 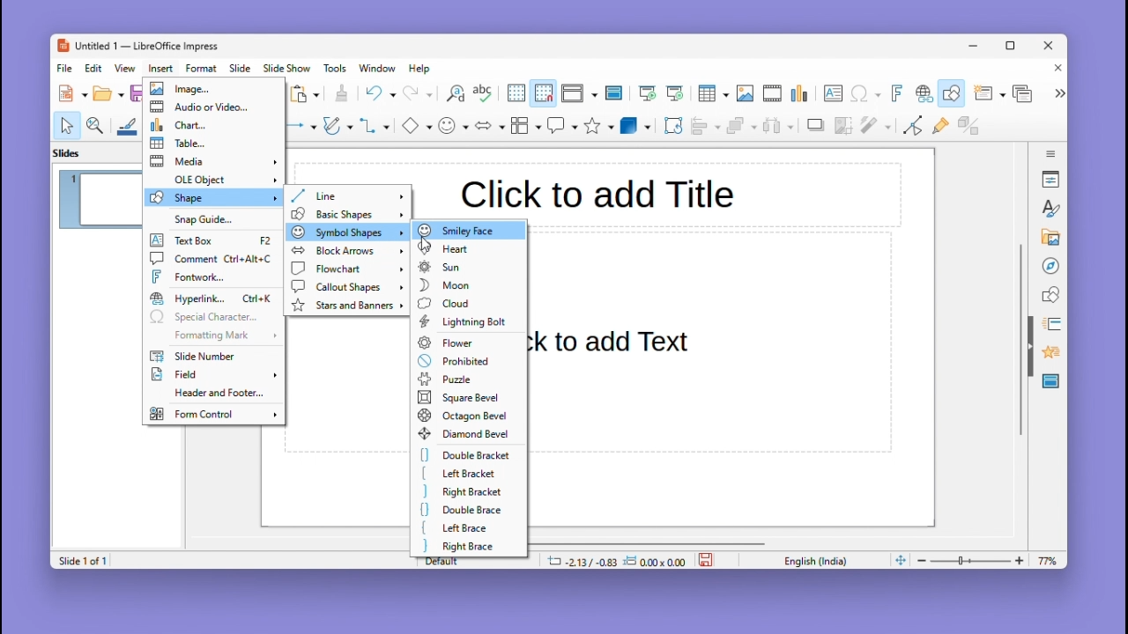 What do you see at coordinates (416, 126) in the screenshot?
I see `Diamond` at bounding box center [416, 126].